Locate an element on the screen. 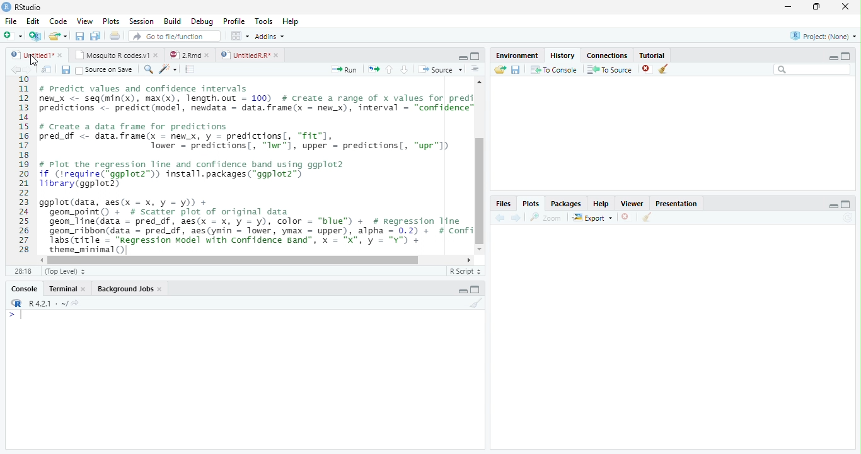  minimize is located at coordinates (463, 59).